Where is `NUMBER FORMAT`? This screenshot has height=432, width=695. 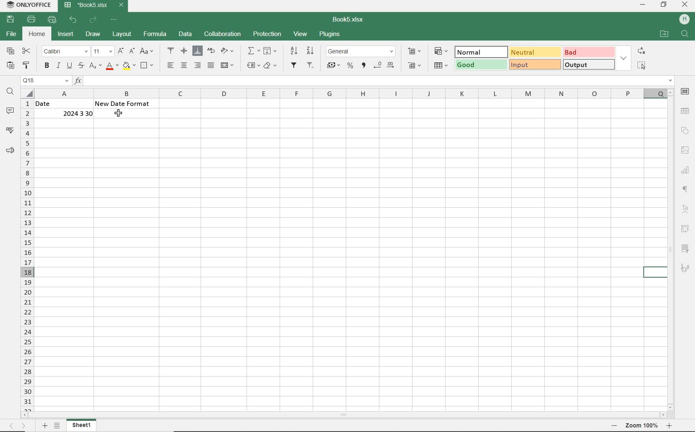 NUMBER FORMAT is located at coordinates (362, 51).